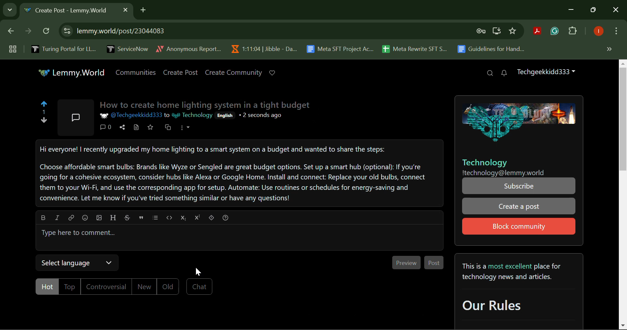  What do you see at coordinates (47, 31) in the screenshot?
I see `Refresh Page ` at bounding box center [47, 31].